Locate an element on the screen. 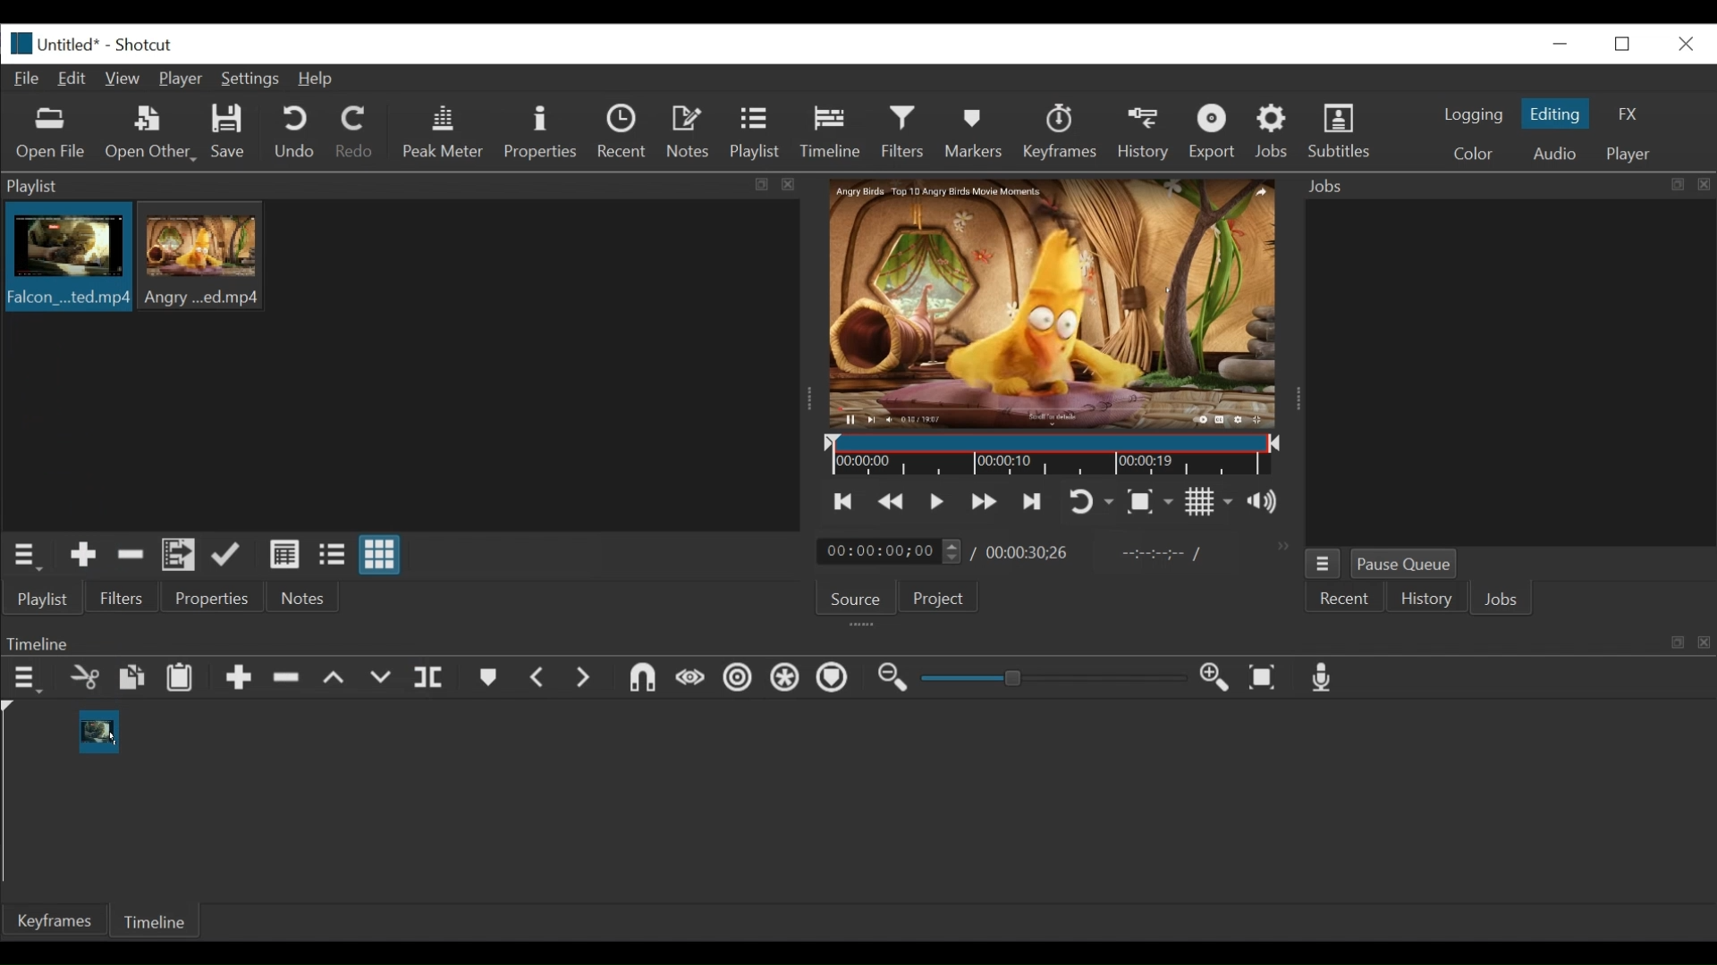  cut is located at coordinates (83, 679).